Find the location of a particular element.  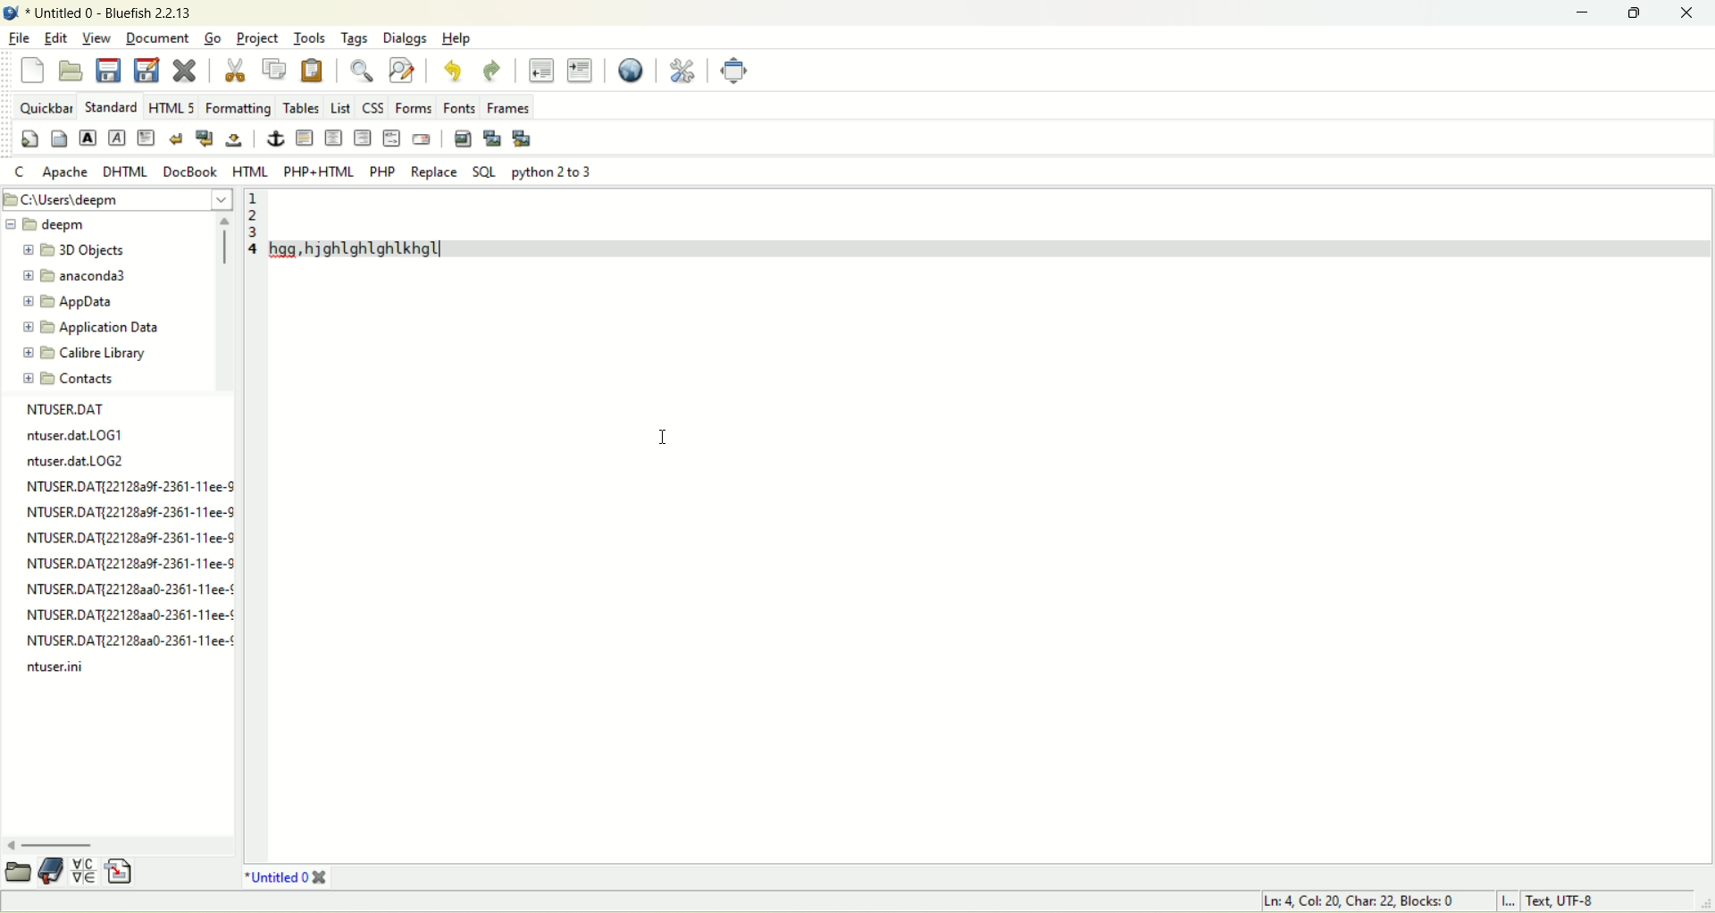

document name is located at coordinates (116, 13).